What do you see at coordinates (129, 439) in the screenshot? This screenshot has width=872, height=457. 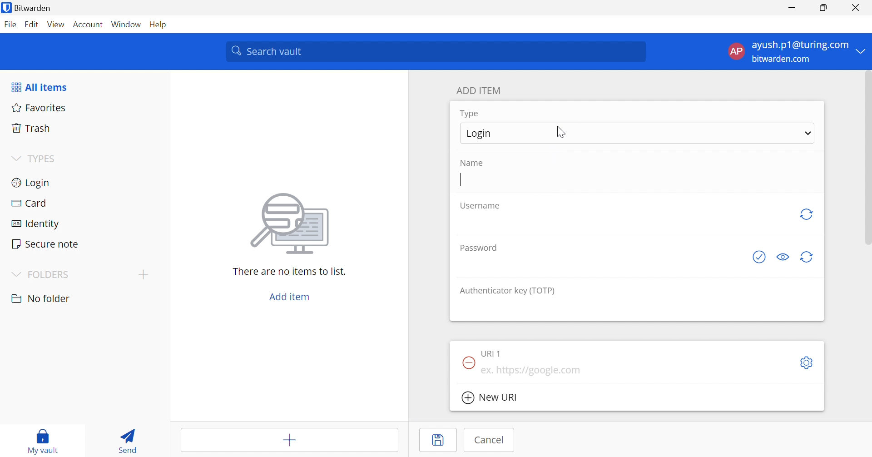 I see `Send` at bounding box center [129, 439].